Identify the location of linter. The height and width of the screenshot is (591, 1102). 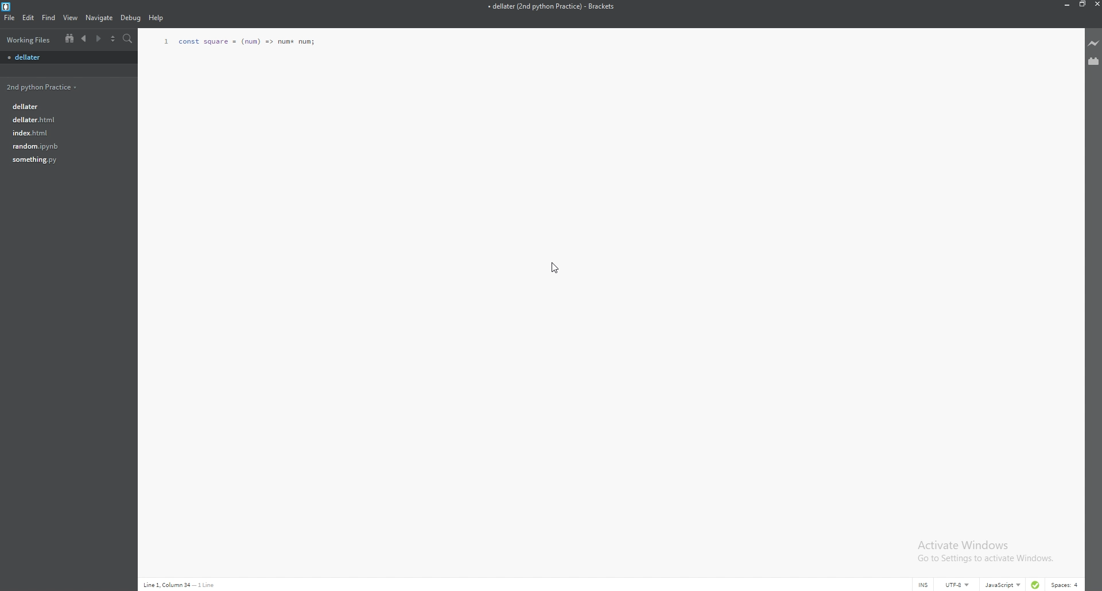
(1036, 585).